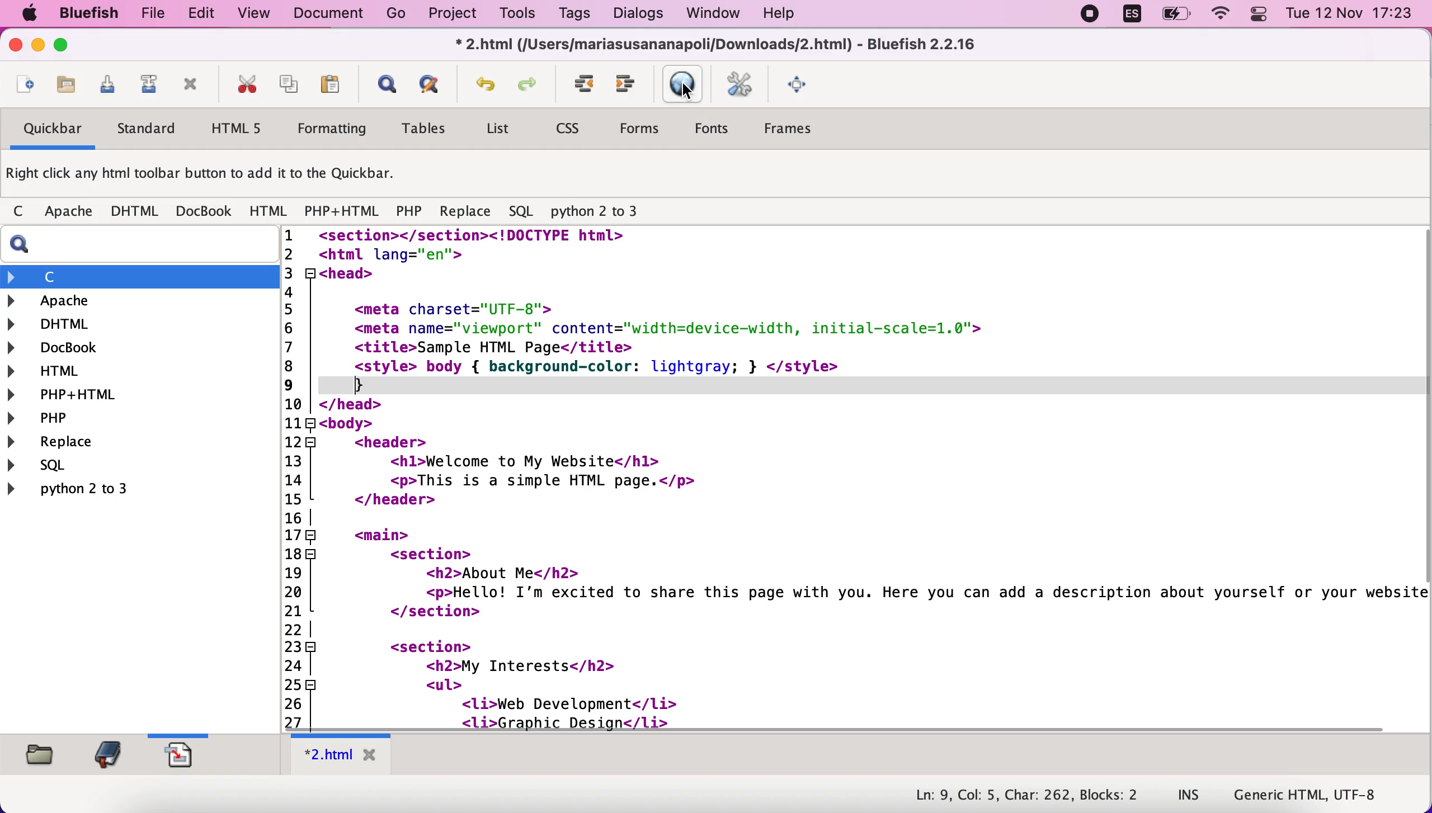 The image size is (1432, 813). I want to click on tags, so click(574, 15).